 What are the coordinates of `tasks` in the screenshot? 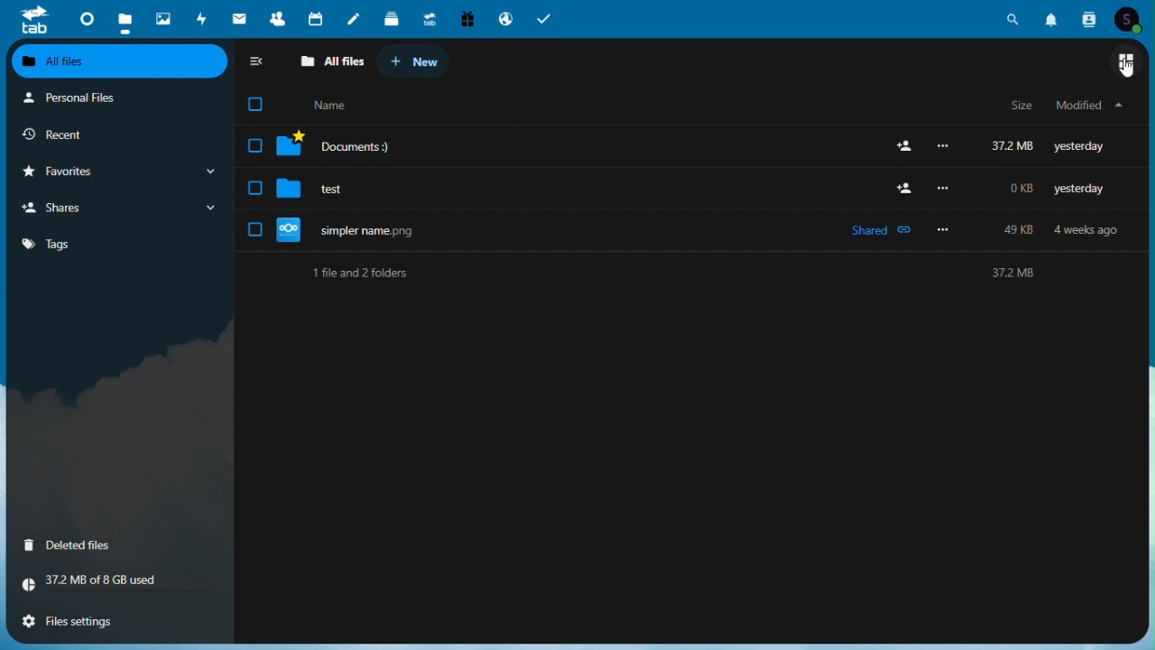 It's located at (544, 17).